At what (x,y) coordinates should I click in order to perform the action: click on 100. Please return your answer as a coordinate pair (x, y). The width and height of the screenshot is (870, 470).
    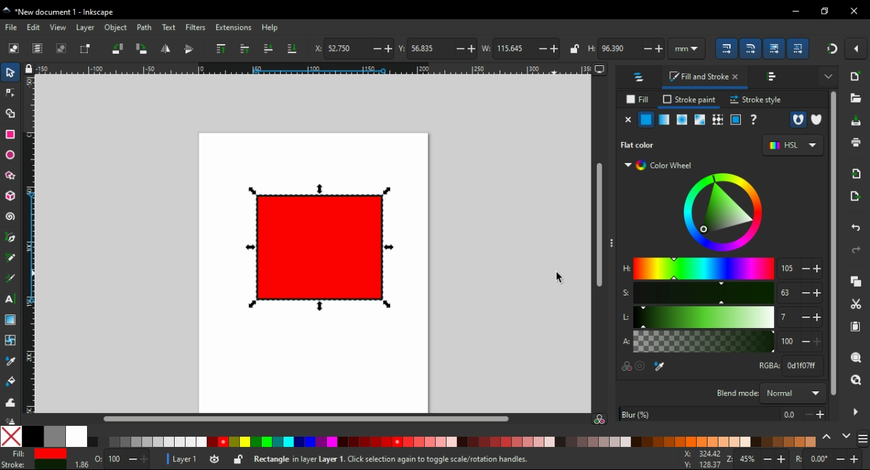
    Looking at the image, I should click on (116, 459).